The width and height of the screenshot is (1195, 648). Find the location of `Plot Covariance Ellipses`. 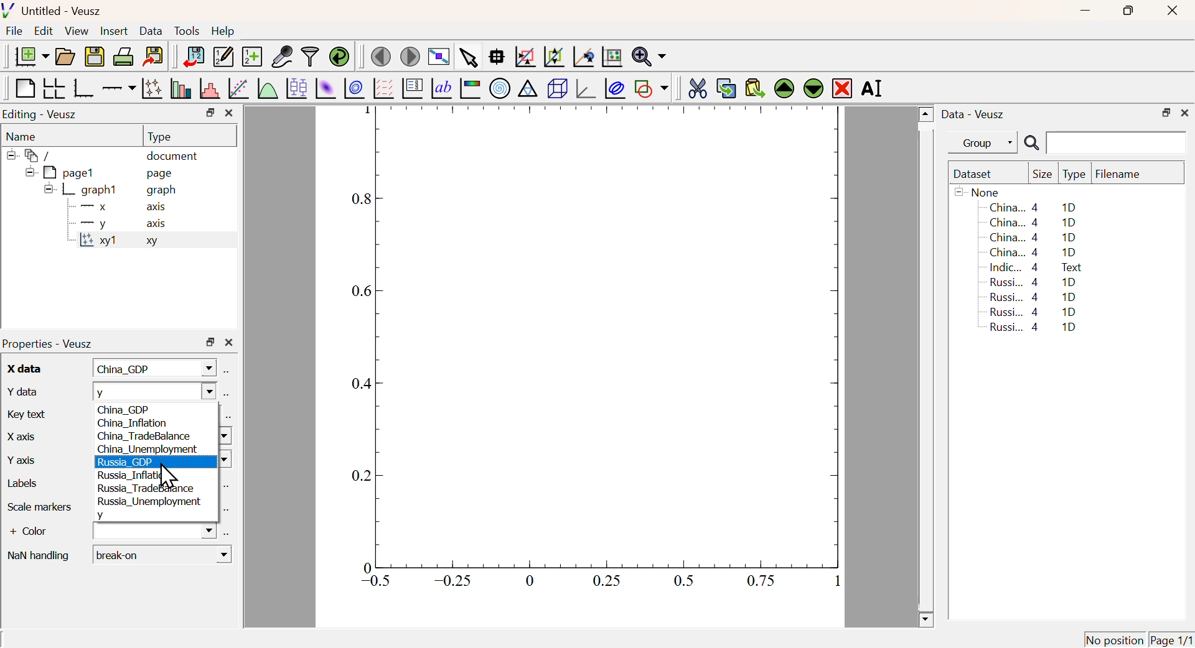

Plot Covariance Ellipses is located at coordinates (615, 90).